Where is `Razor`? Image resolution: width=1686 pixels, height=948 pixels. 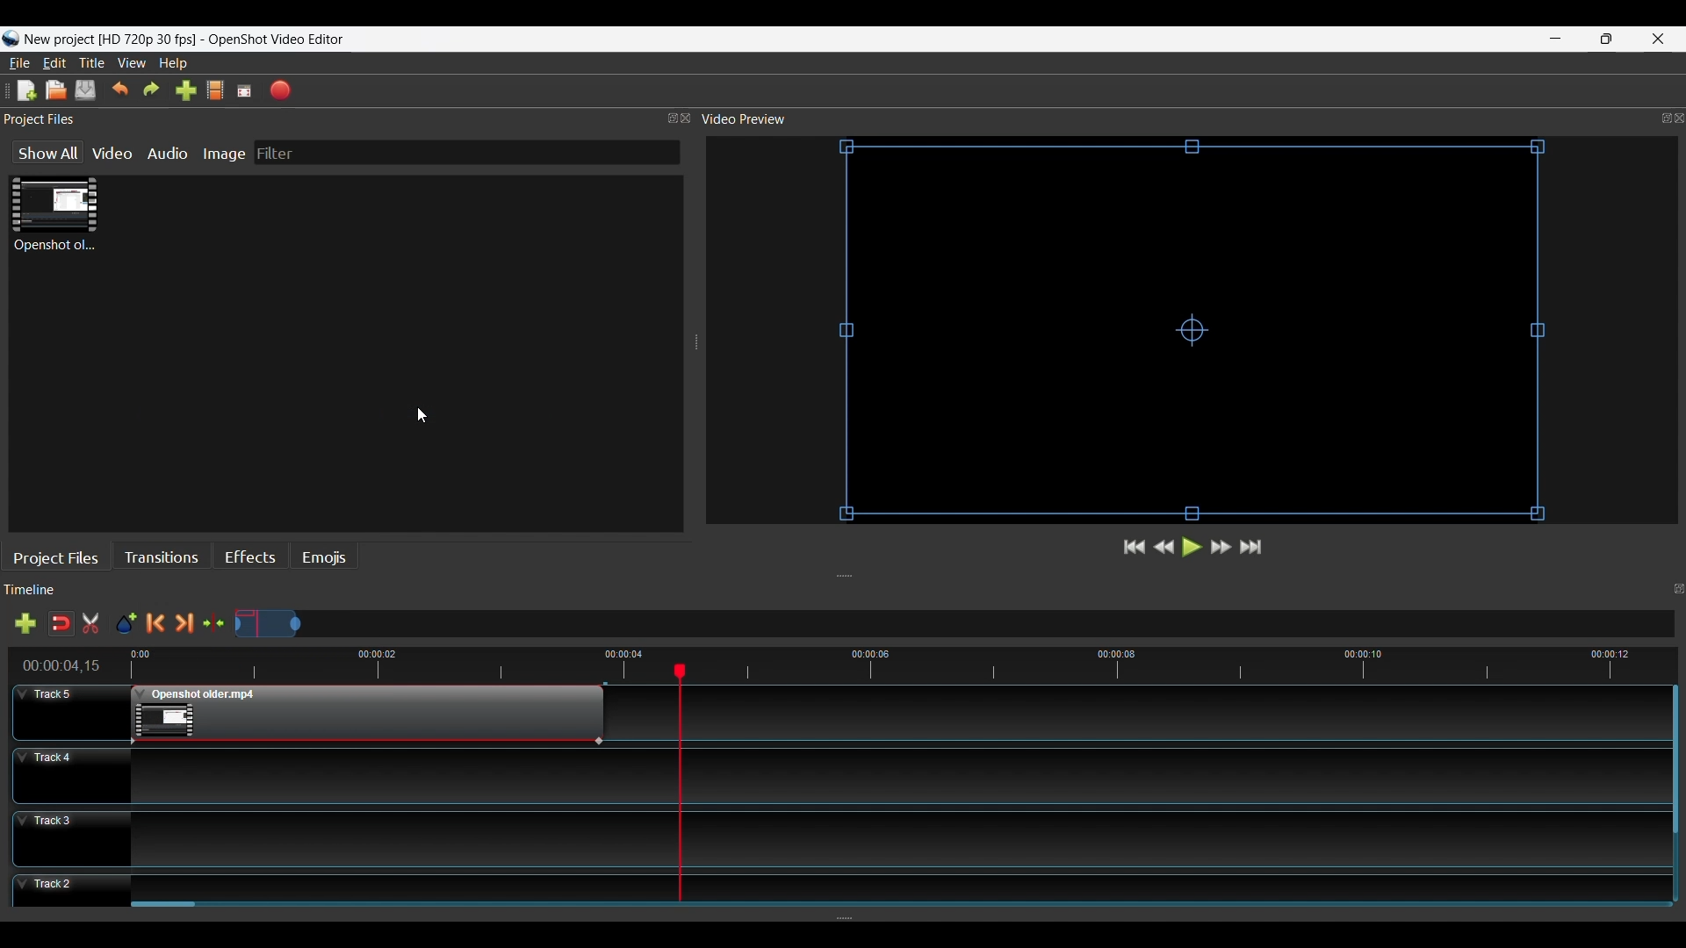
Razor is located at coordinates (93, 625).